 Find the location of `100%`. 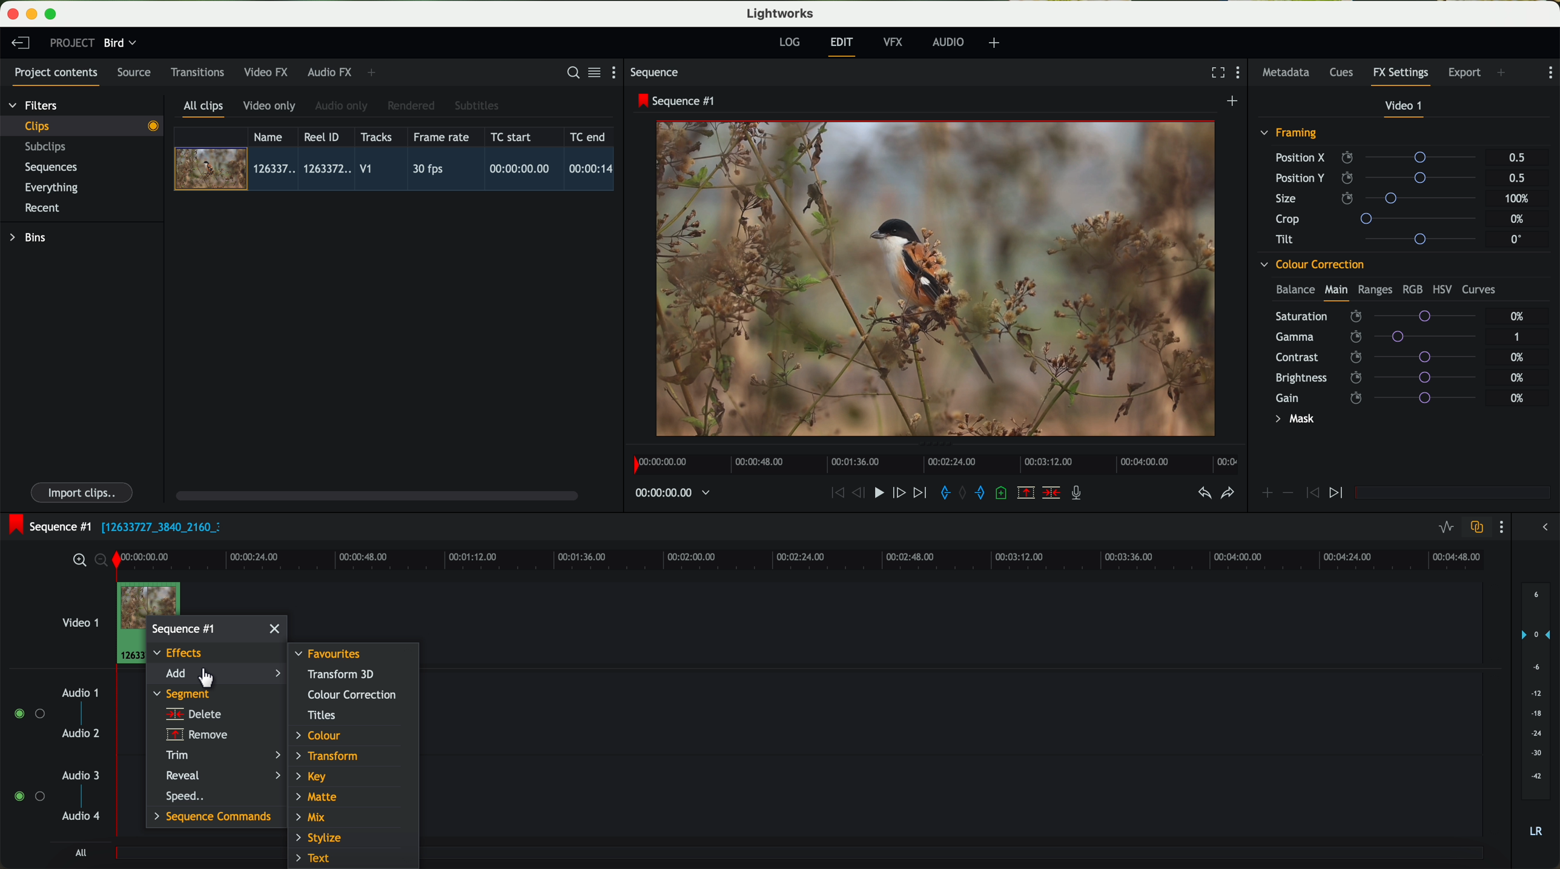

100% is located at coordinates (1520, 199).